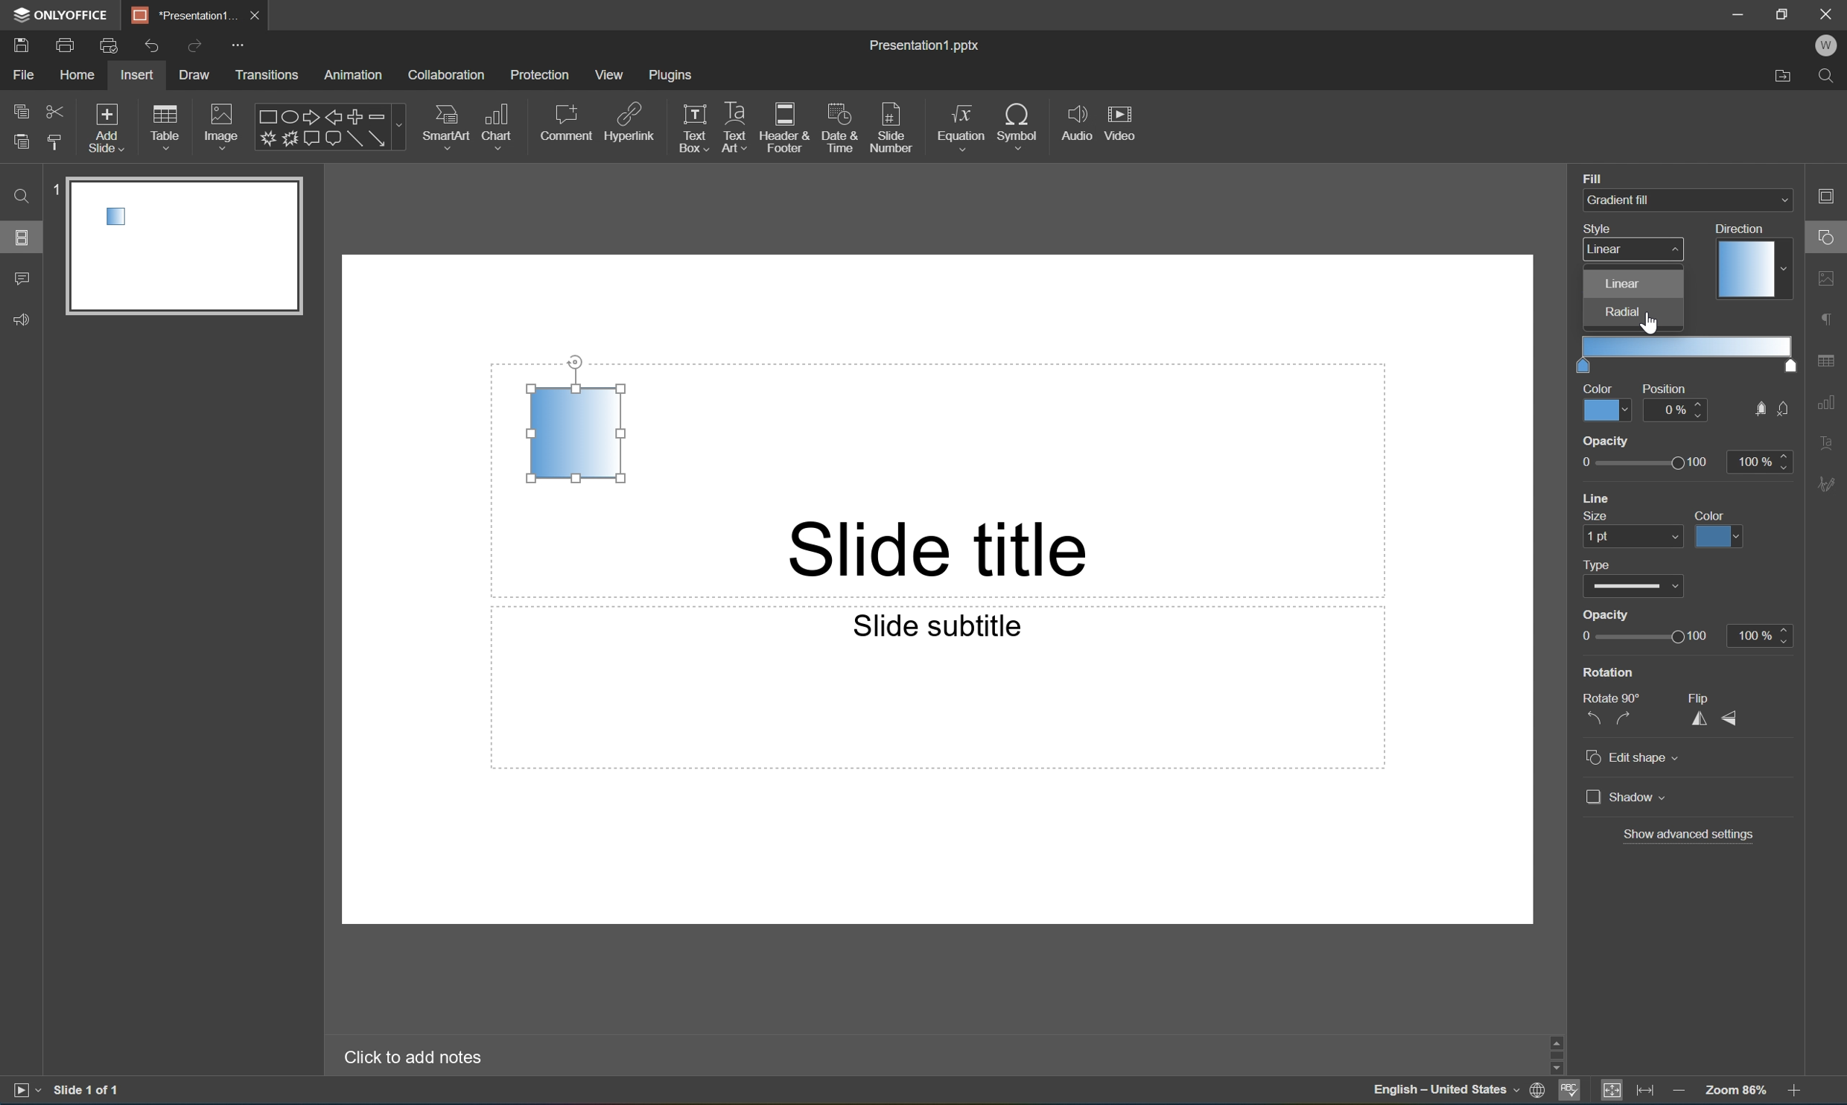  Describe the element at coordinates (1826, 45) in the screenshot. I see `W` at that location.